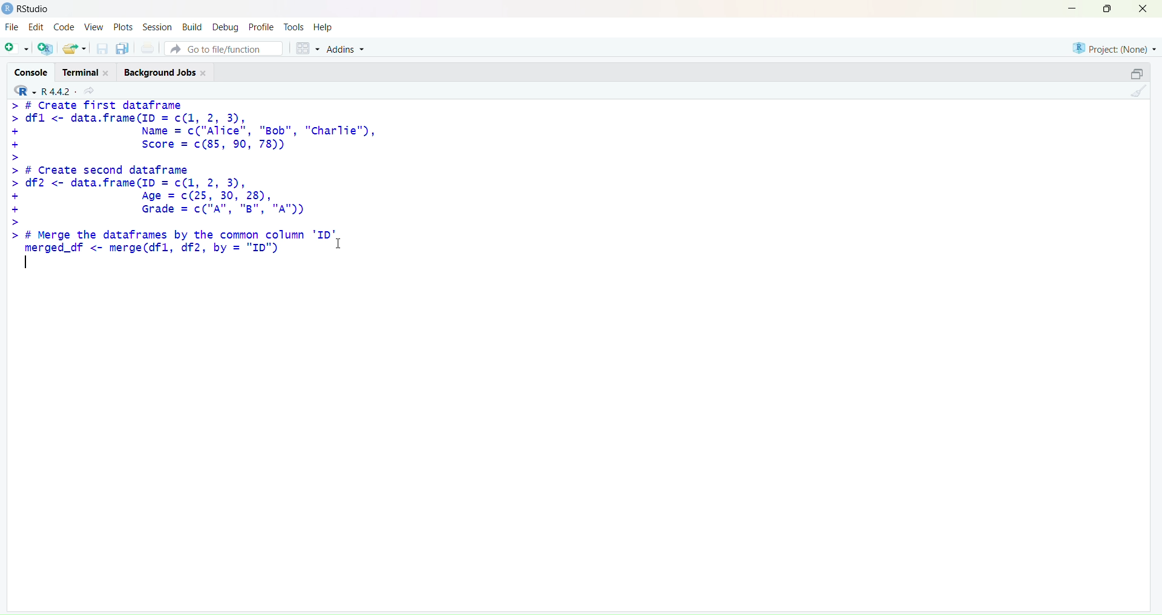 This screenshot has height=615, width=1162. What do you see at coordinates (1139, 91) in the screenshot?
I see `clear console` at bounding box center [1139, 91].